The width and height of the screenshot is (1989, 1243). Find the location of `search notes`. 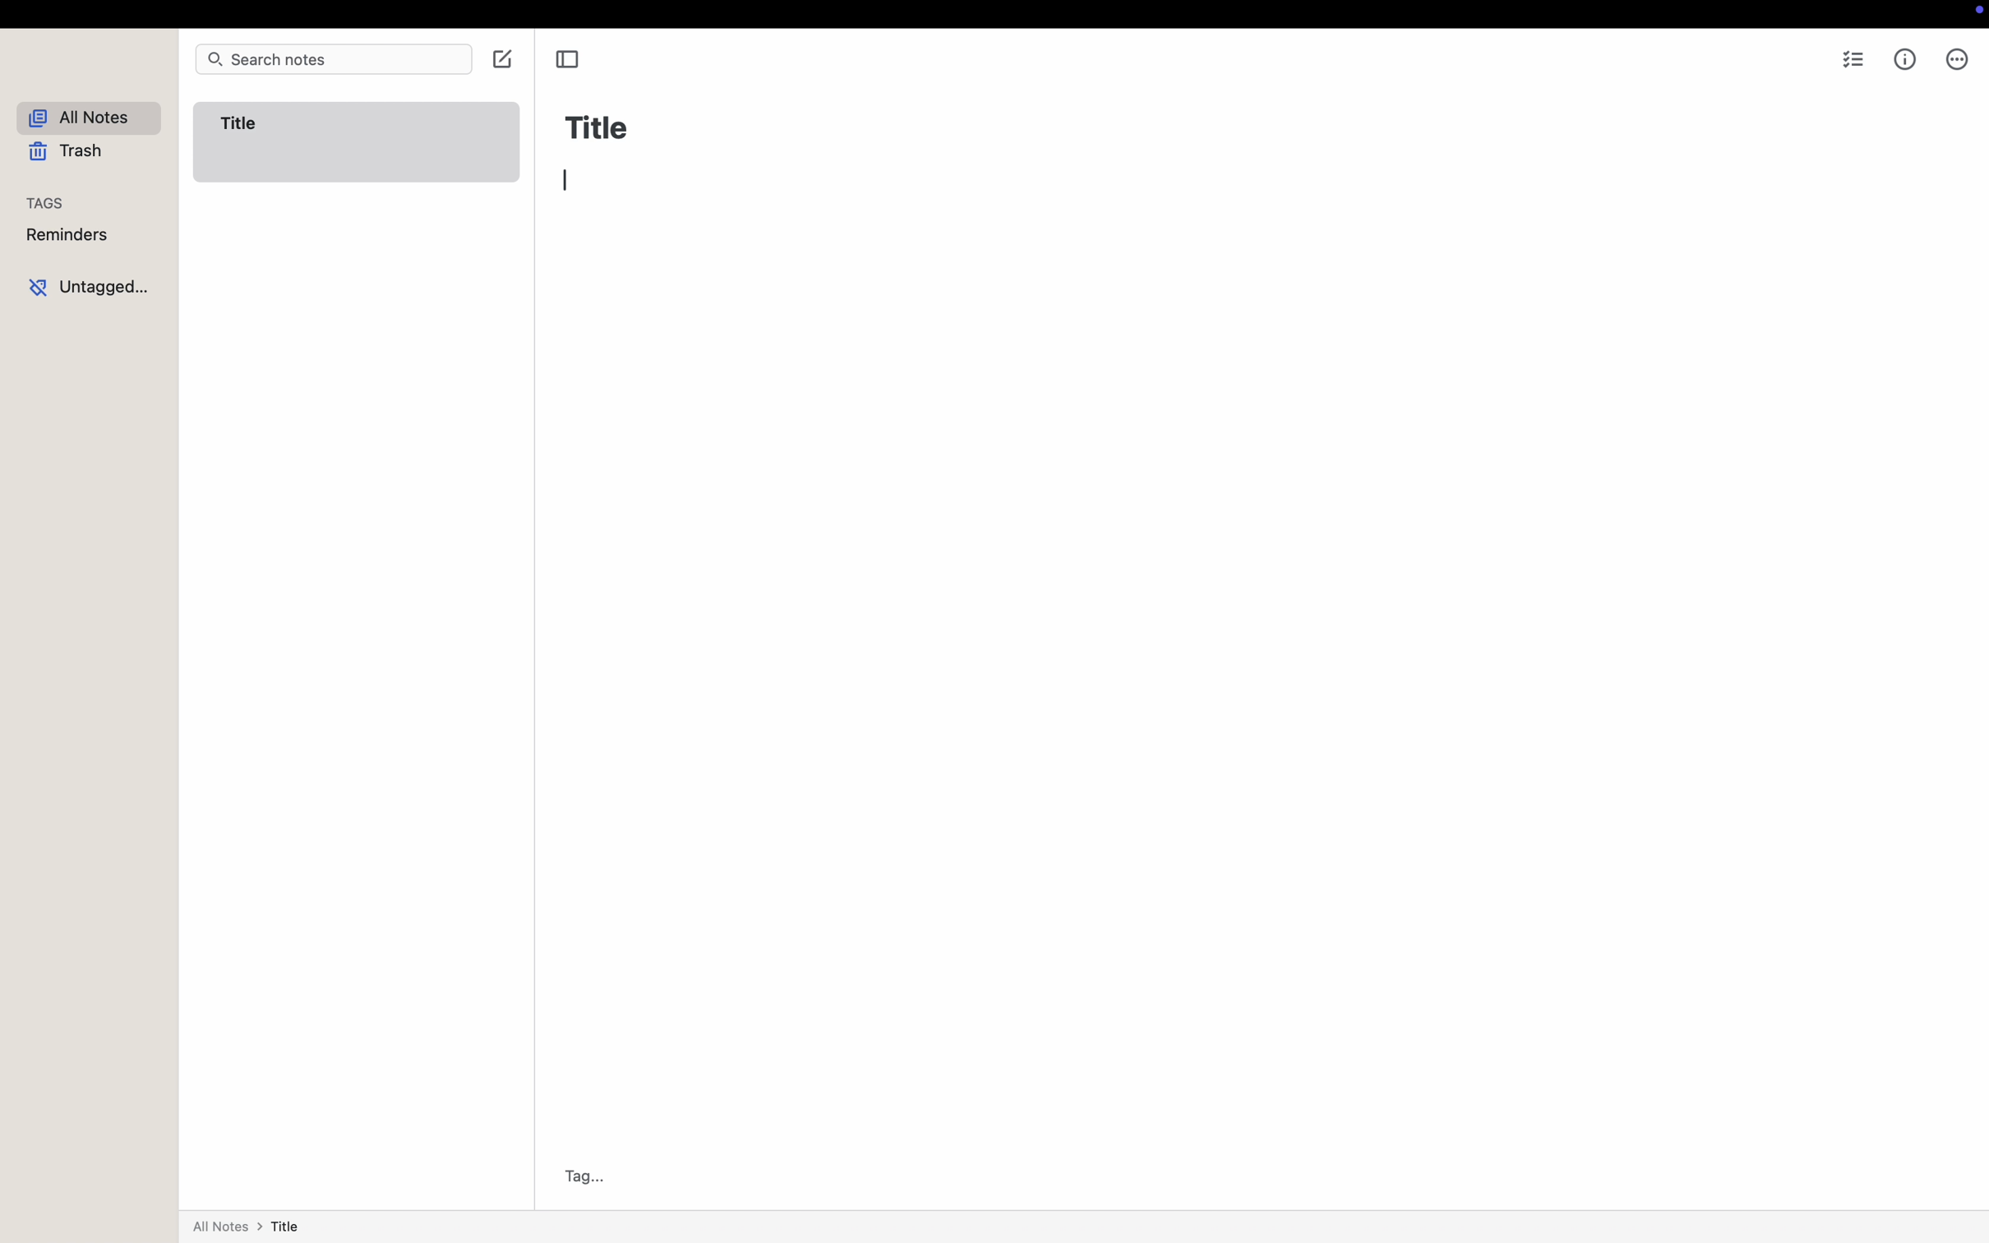

search notes is located at coordinates (333, 60).